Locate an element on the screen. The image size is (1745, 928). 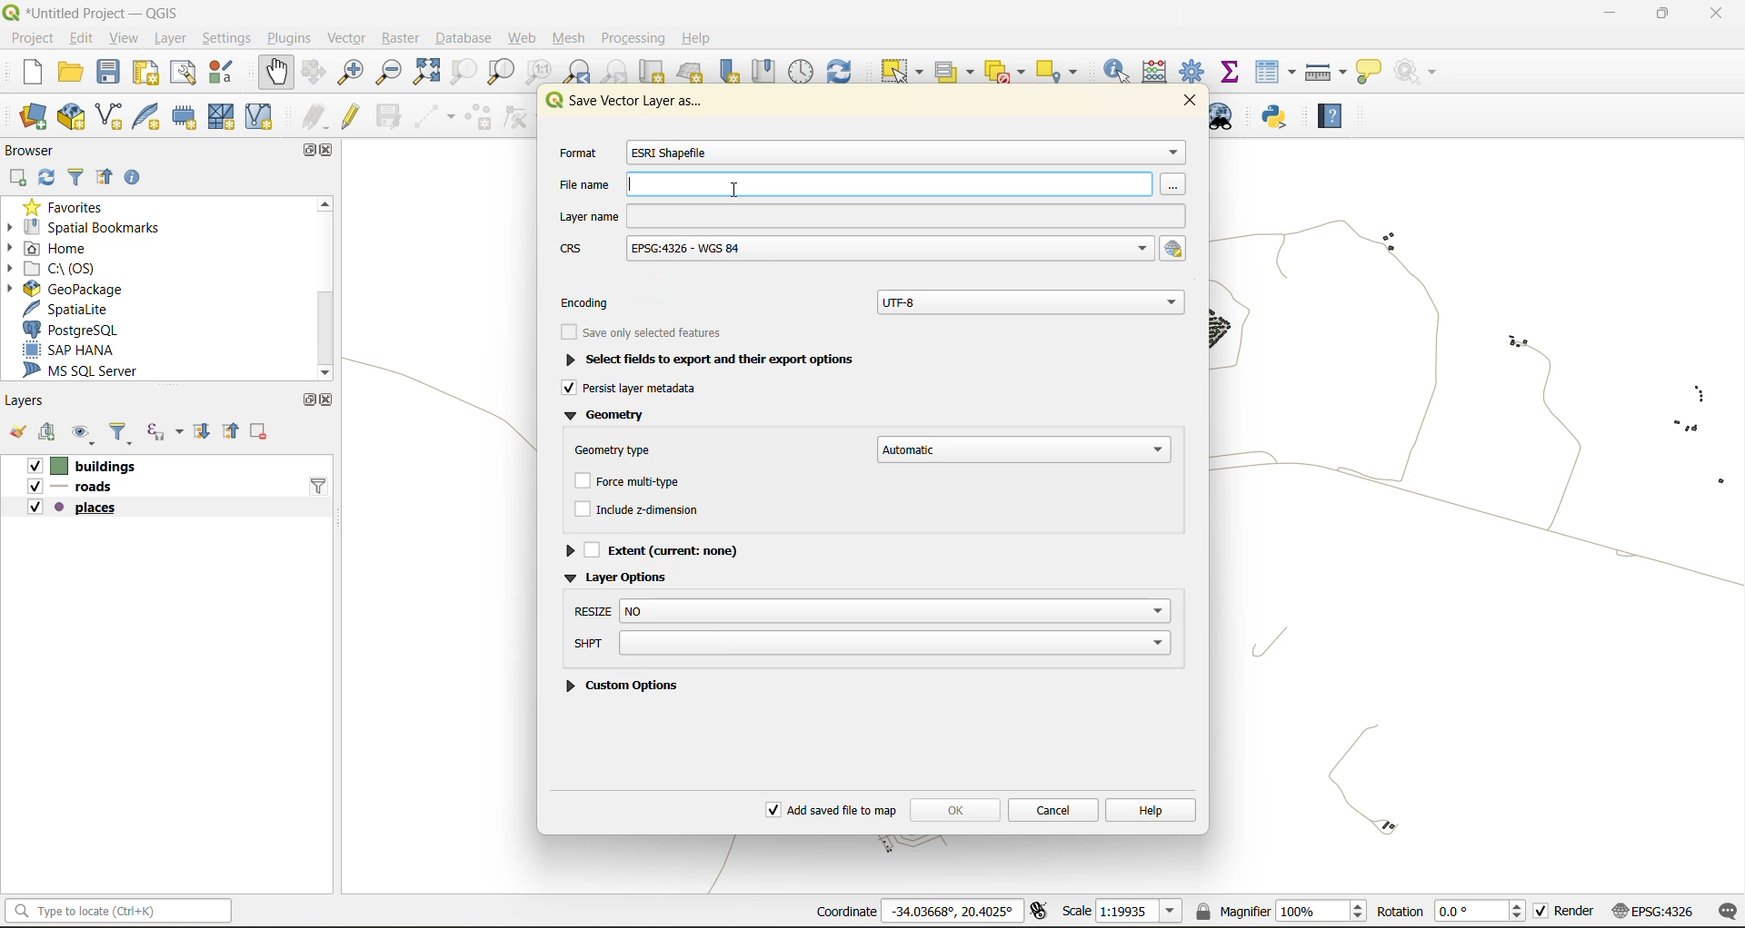
processing is located at coordinates (633, 35).